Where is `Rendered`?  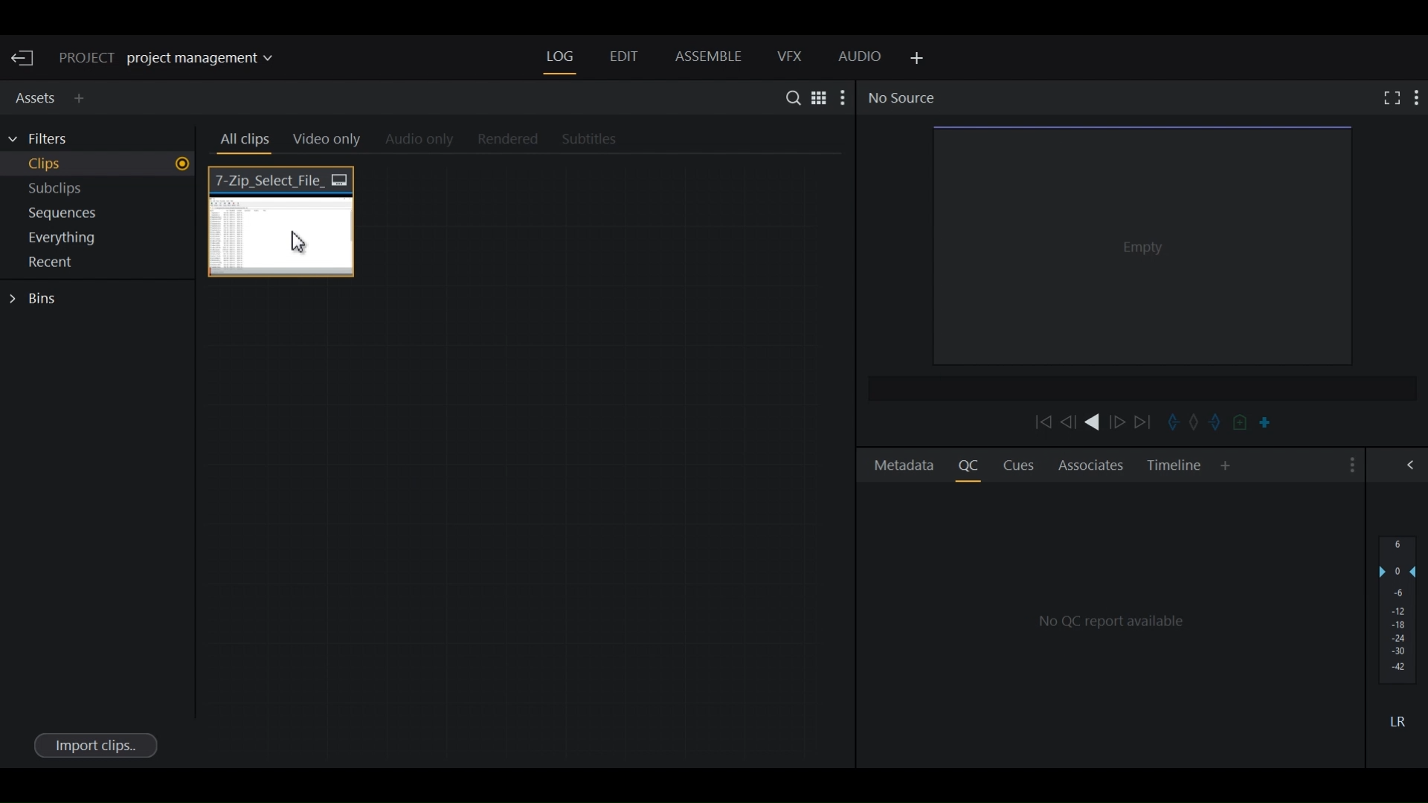 Rendered is located at coordinates (504, 140).